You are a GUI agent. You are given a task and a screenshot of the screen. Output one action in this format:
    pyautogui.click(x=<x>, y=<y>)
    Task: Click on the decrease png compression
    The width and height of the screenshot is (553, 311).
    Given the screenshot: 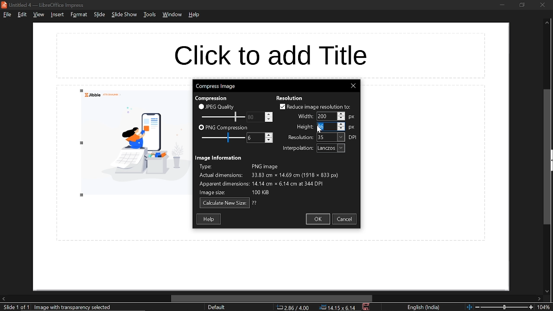 What is the action you would take?
    pyautogui.click(x=269, y=141)
    